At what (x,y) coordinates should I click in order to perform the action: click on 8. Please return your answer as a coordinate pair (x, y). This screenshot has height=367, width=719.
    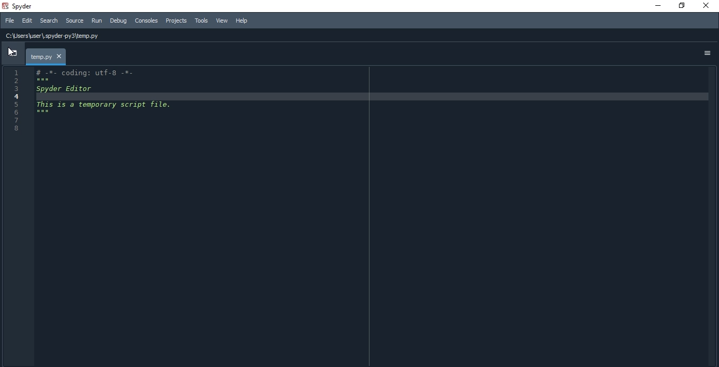
    Looking at the image, I should click on (18, 128).